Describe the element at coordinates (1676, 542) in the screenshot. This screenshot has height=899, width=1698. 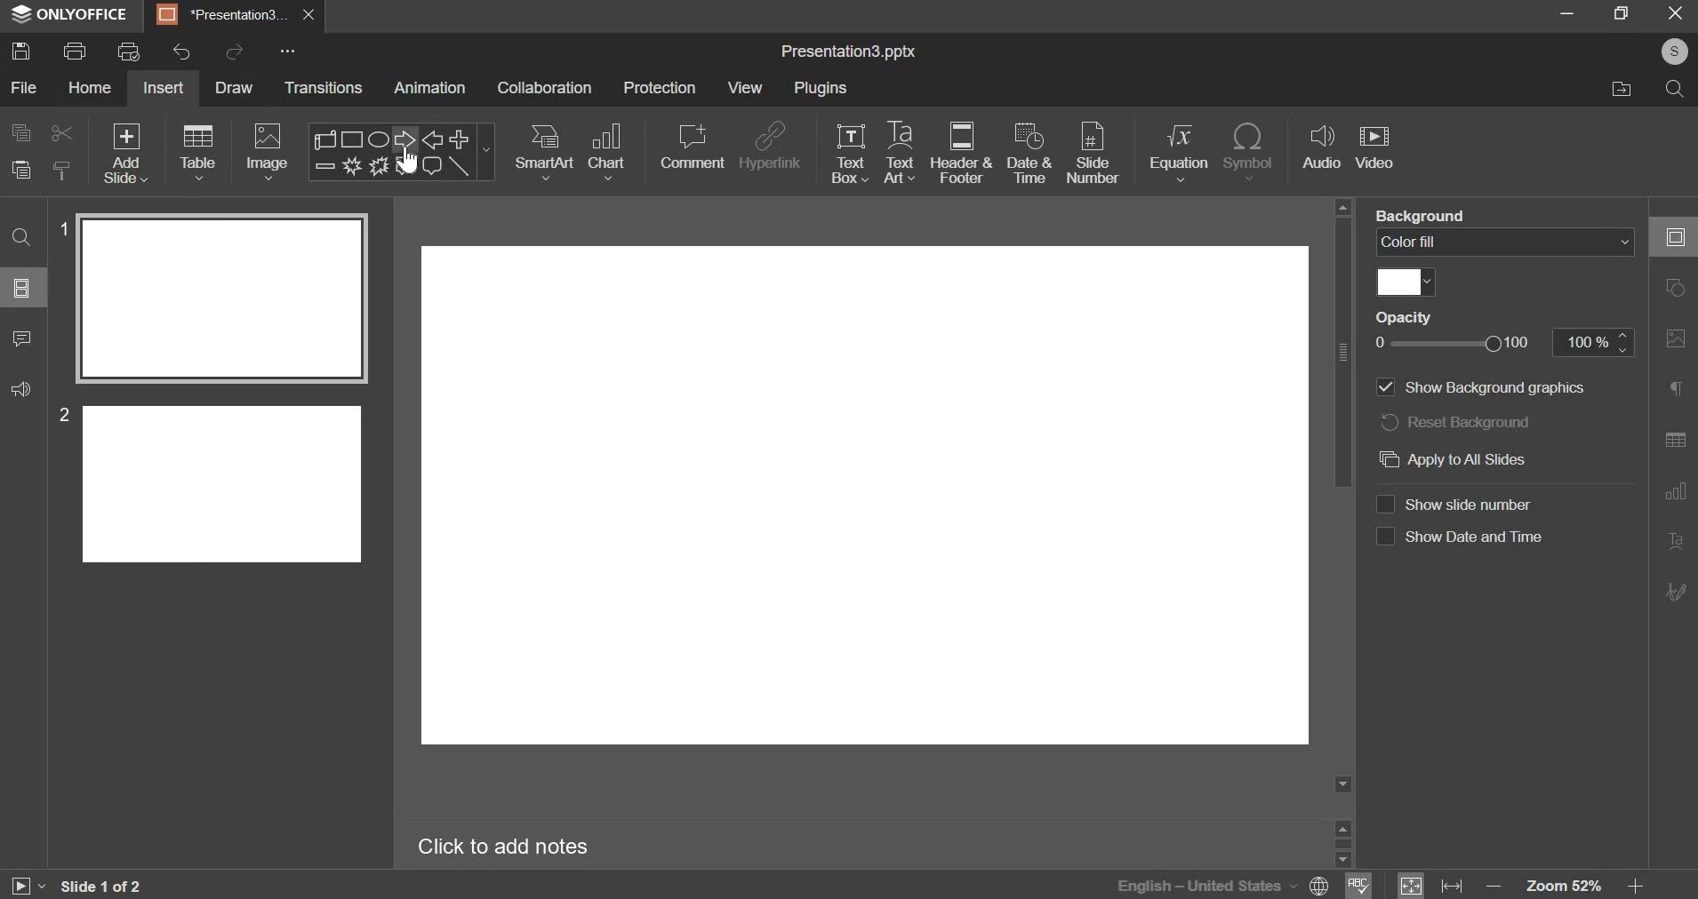
I see `Text Art settings` at that location.